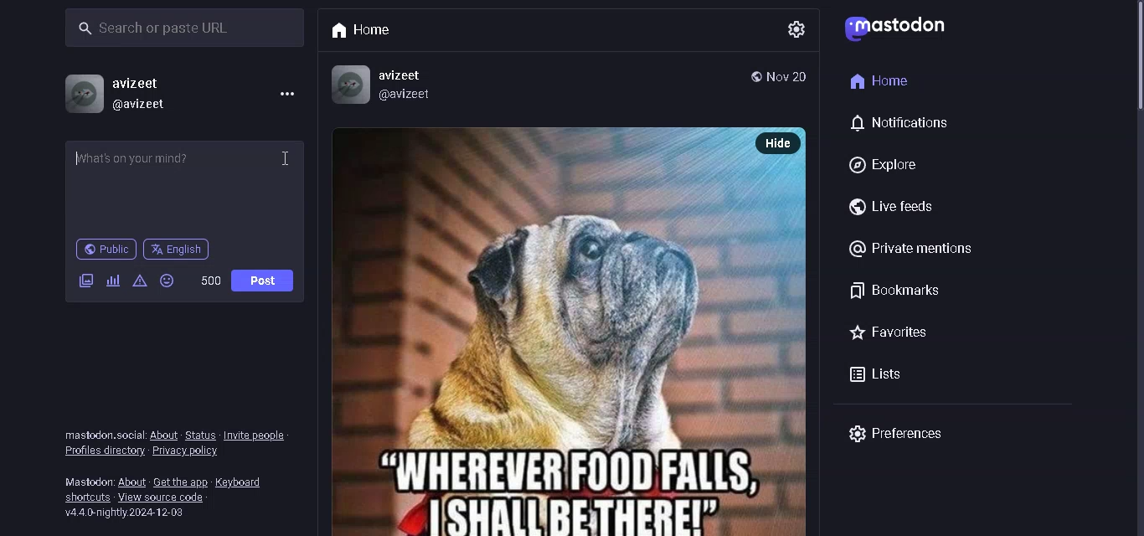 The height and width of the screenshot is (536, 1144). I want to click on view source code, so click(170, 498).